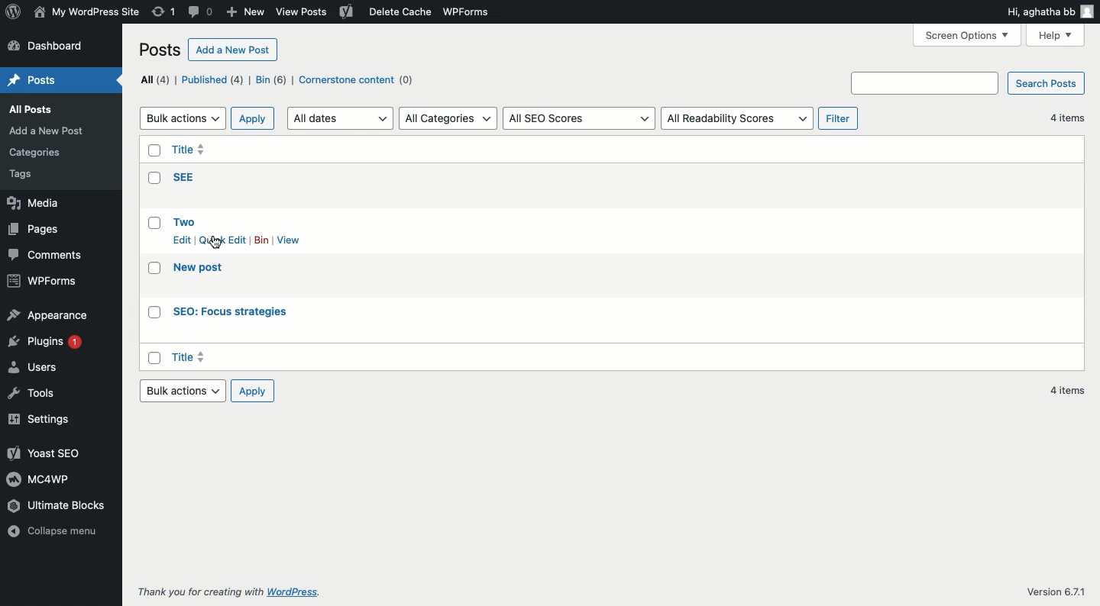  What do you see at coordinates (1050, 12) in the screenshot?
I see `Hi user` at bounding box center [1050, 12].